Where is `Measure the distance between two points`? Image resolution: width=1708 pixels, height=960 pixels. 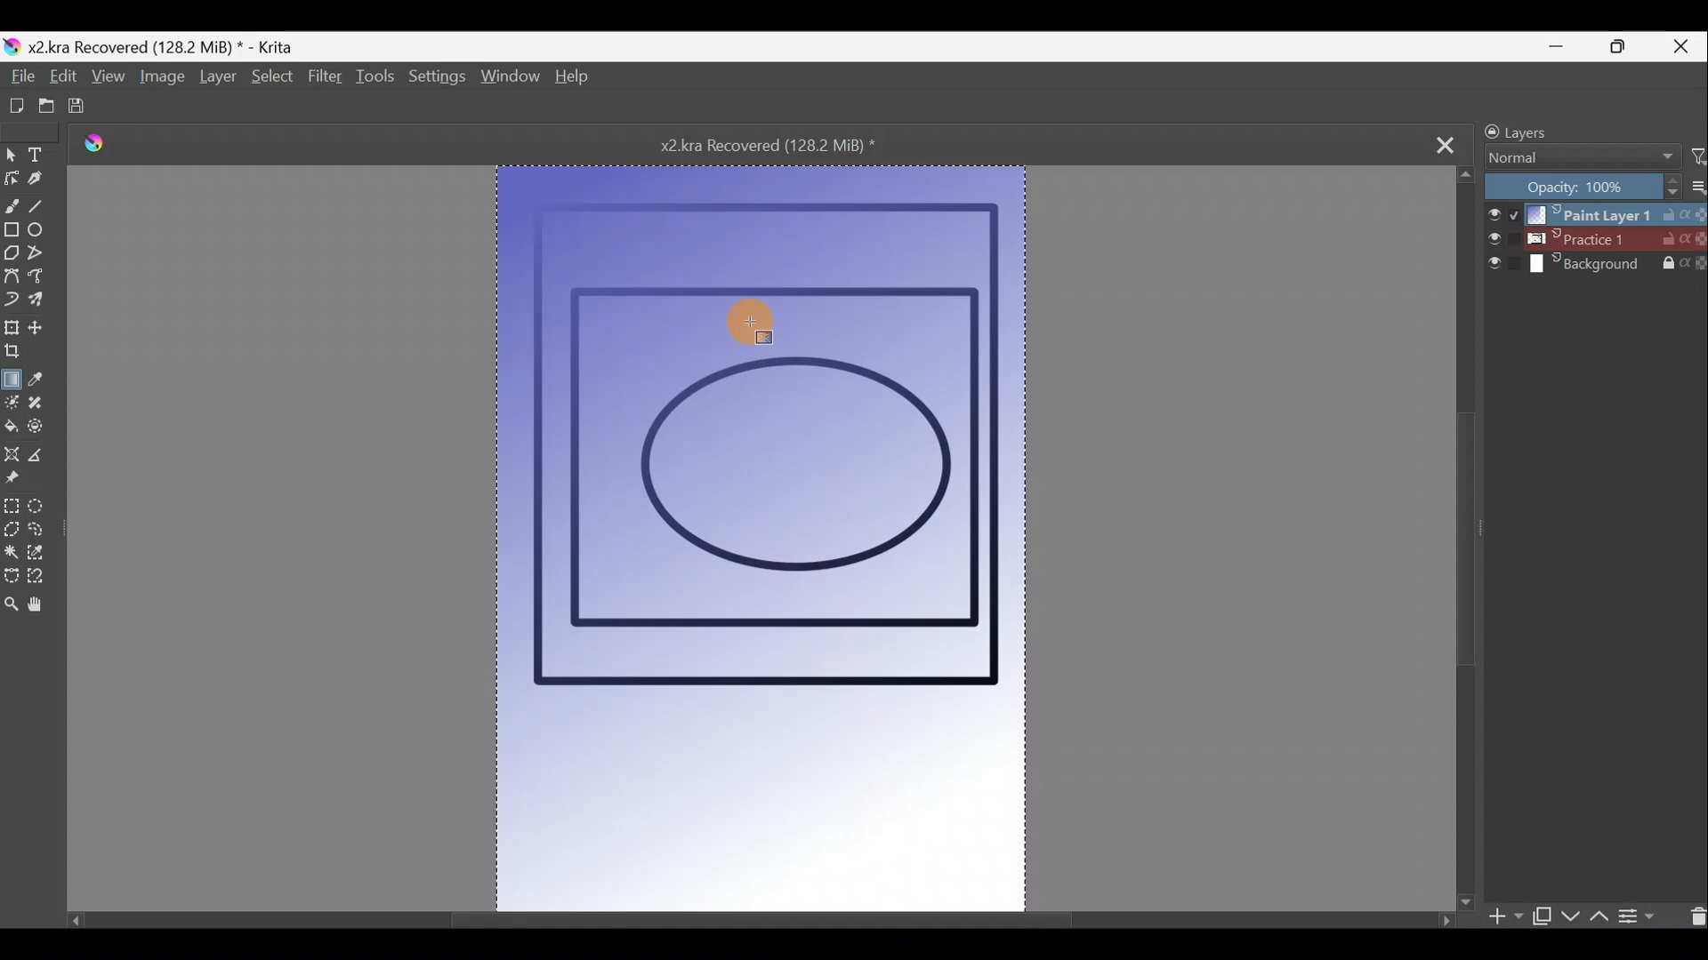 Measure the distance between two points is located at coordinates (44, 460).